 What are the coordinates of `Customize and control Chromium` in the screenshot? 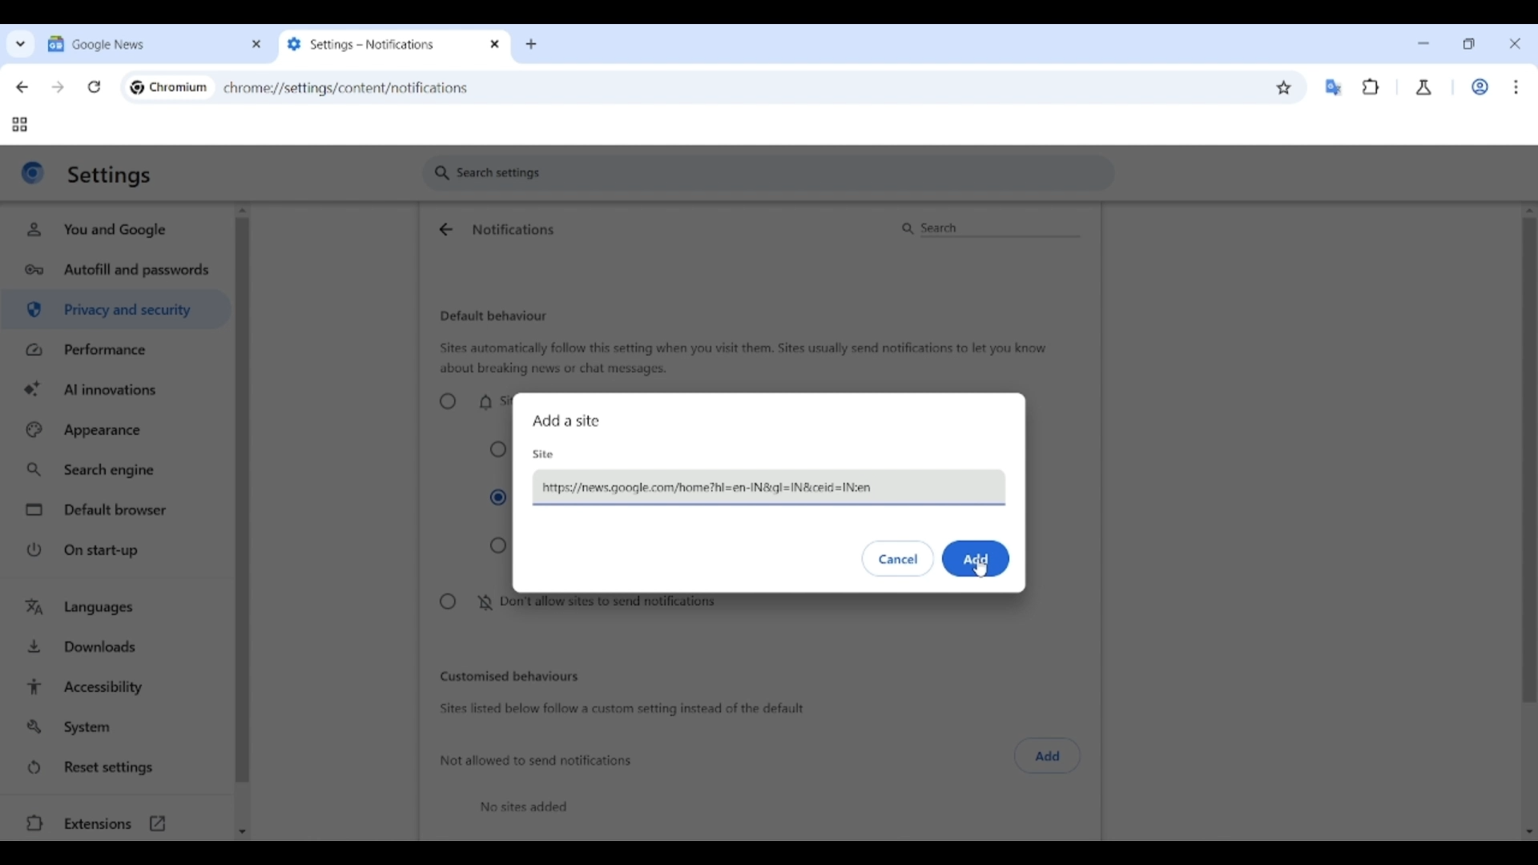 It's located at (1516, 86).